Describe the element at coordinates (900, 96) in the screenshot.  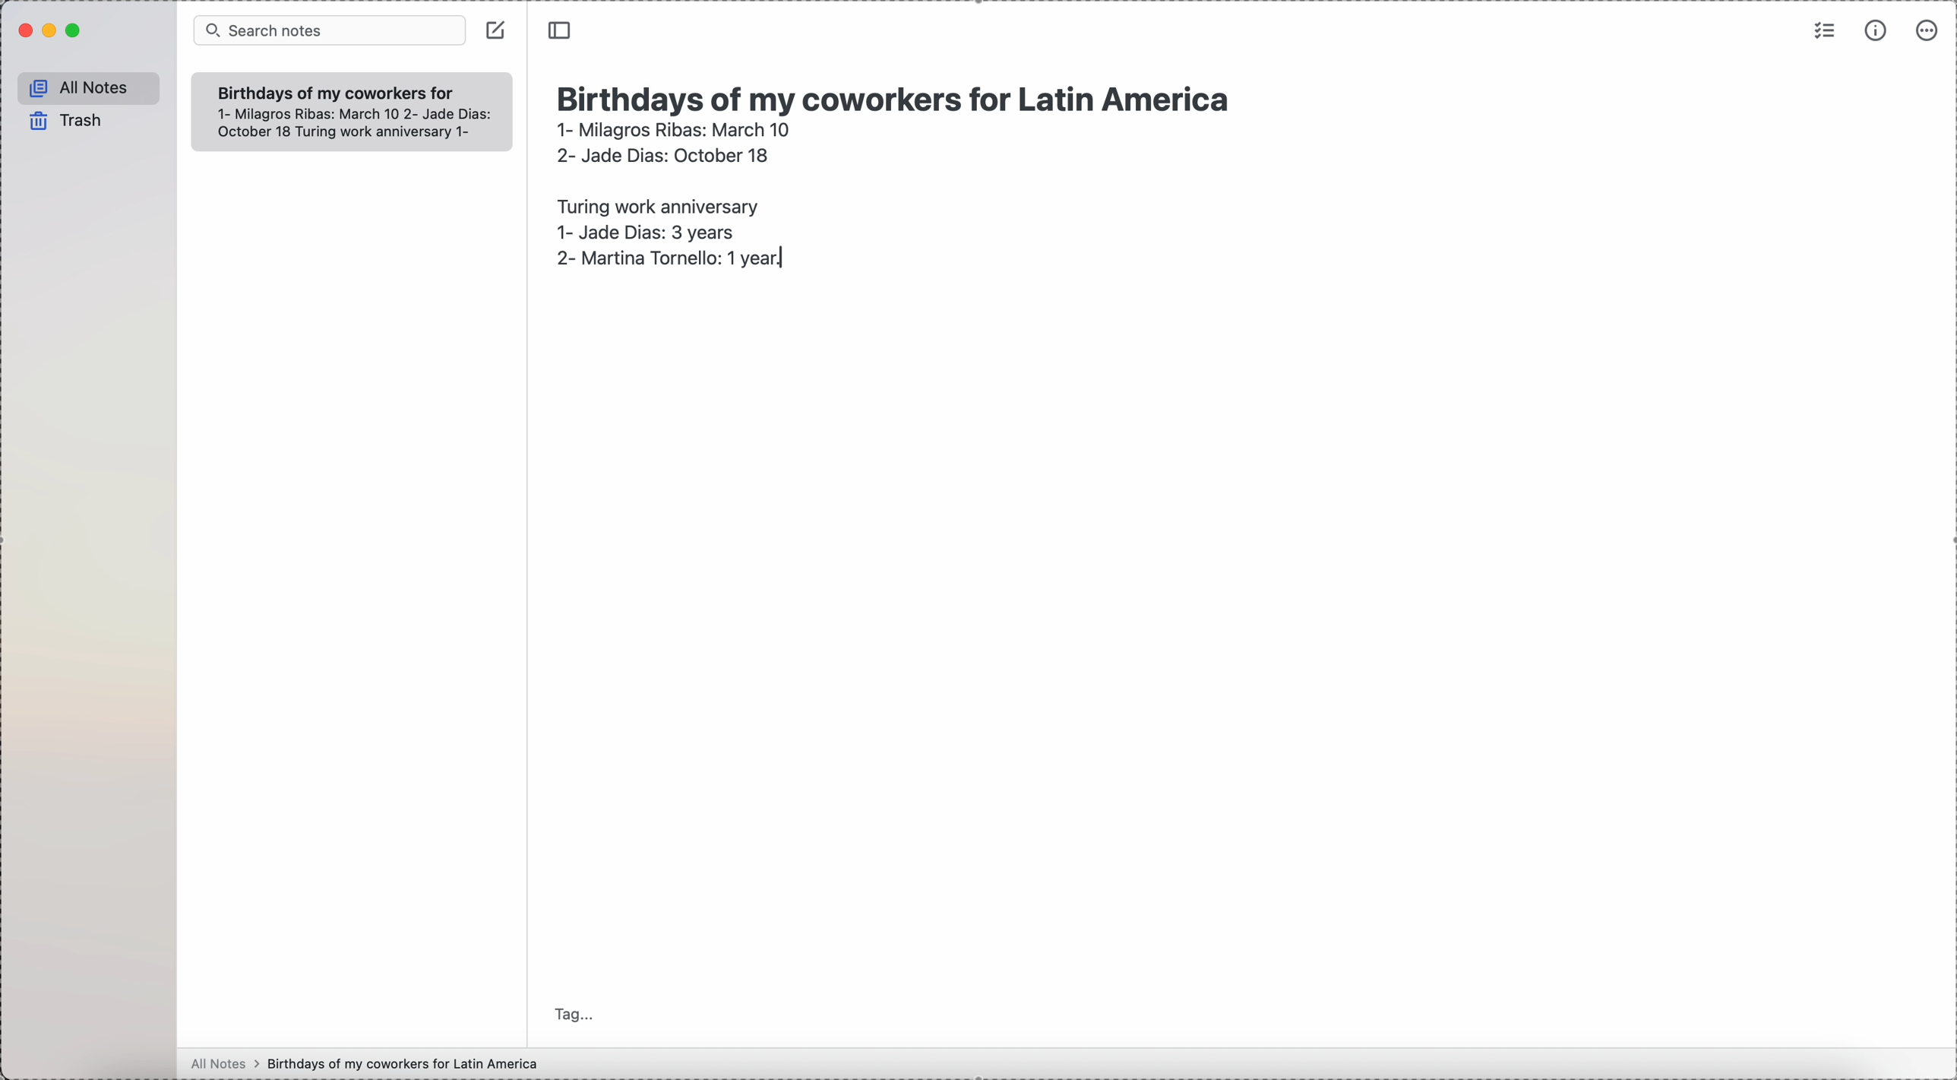
I see `Birthdays of my coworkers for Latin America` at that location.